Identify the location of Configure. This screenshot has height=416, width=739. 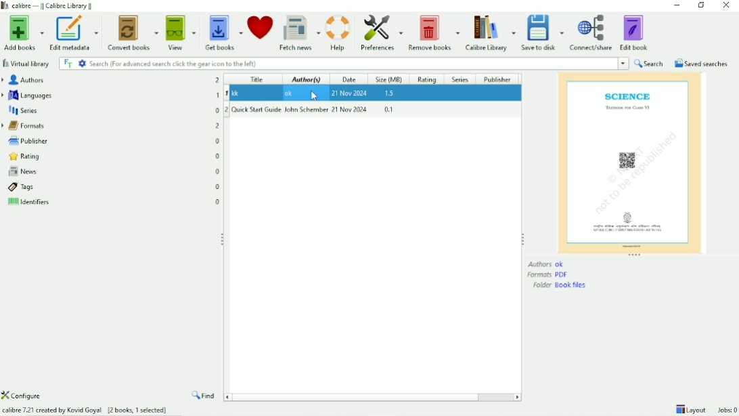
(24, 395).